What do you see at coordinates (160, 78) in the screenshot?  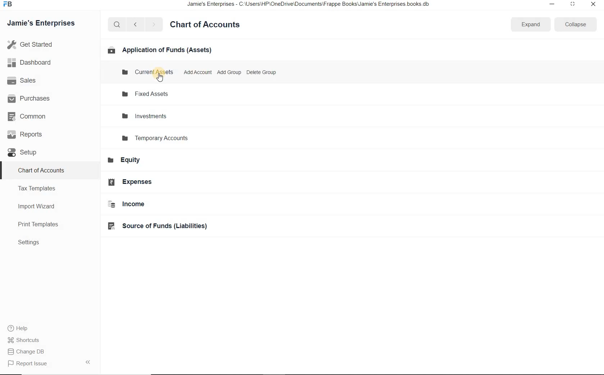 I see `cursor` at bounding box center [160, 78].